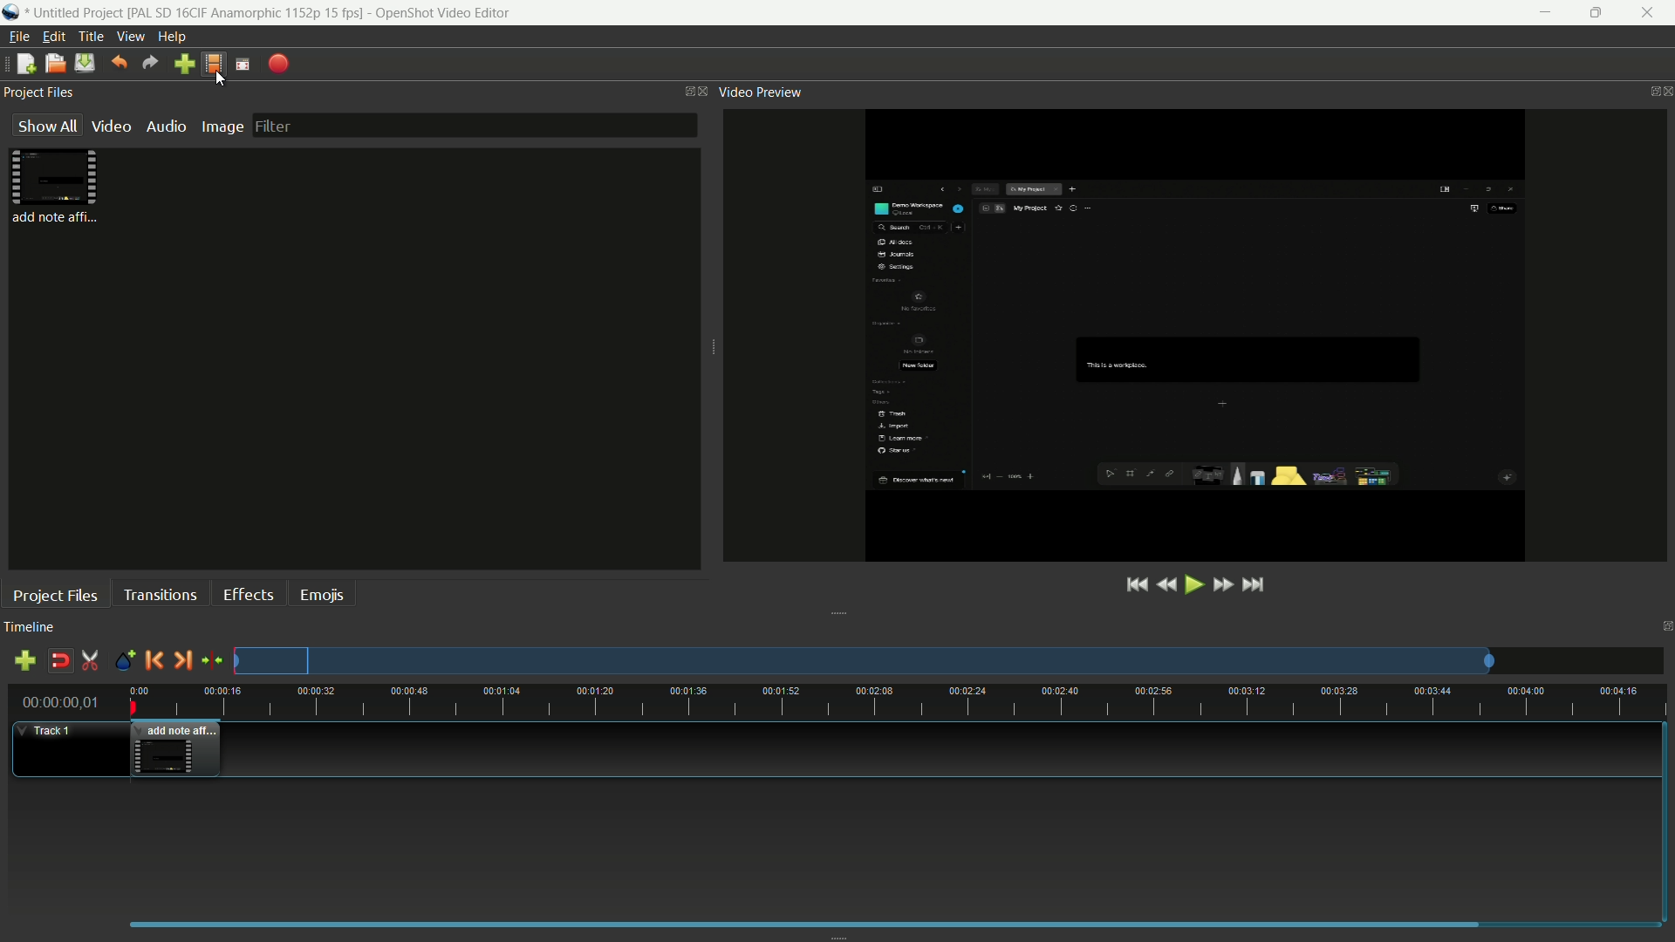 The height and width of the screenshot is (942, 1675). I want to click on file in project, so click(51, 187).